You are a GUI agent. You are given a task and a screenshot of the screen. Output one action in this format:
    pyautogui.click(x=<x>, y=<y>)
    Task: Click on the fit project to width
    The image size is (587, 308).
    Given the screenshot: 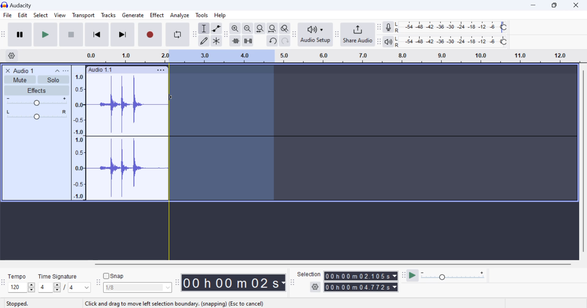 What is the action you would take?
    pyautogui.click(x=272, y=29)
    